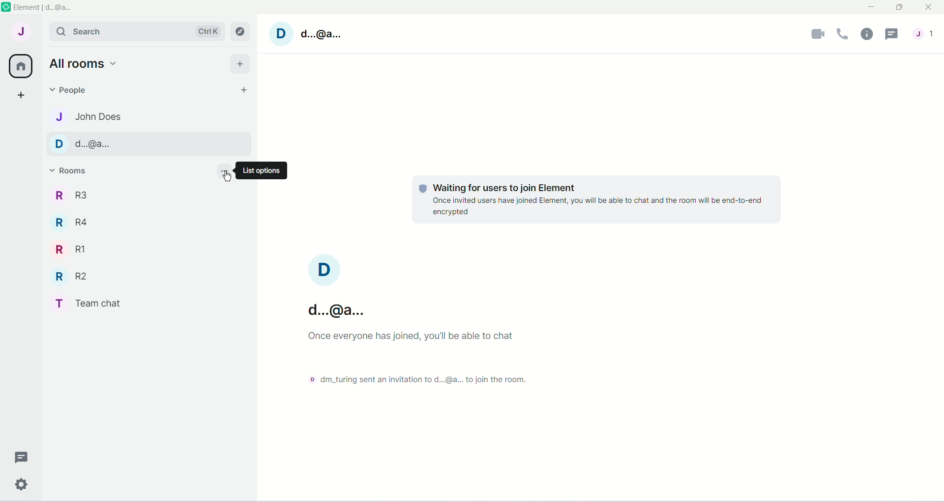  I want to click on User name-d..@a, so click(336, 289).